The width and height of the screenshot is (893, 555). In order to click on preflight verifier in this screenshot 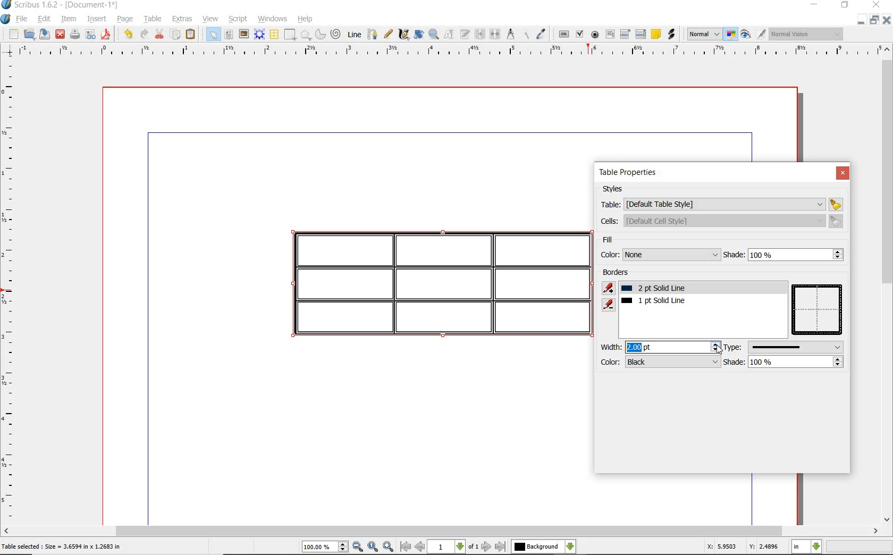, I will do `click(89, 35)`.